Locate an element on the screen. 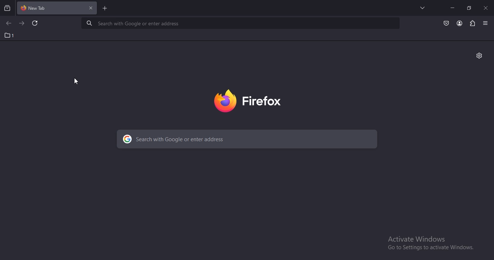  close is located at coordinates (486, 8).